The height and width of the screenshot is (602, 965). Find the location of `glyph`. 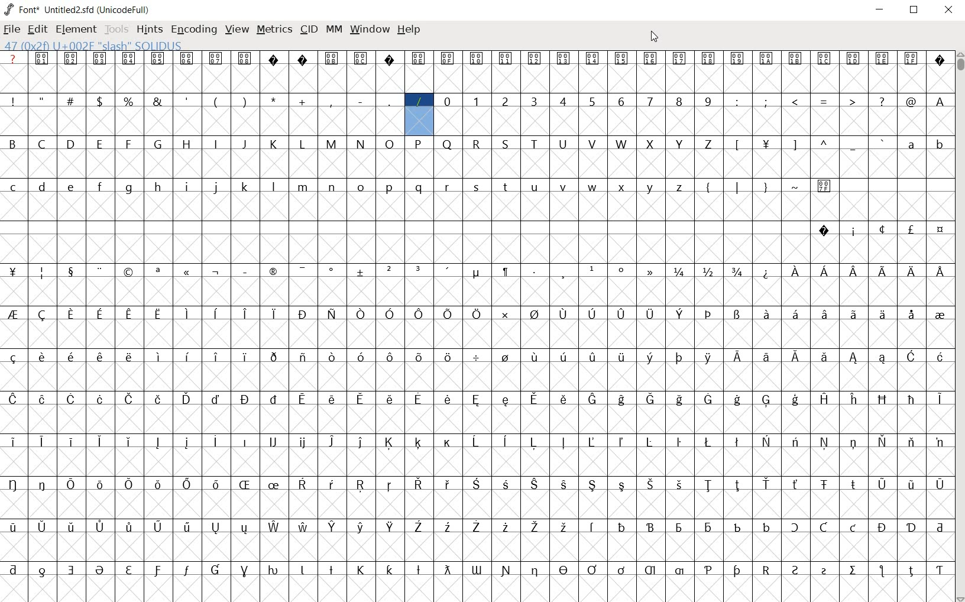

glyph is located at coordinates (100, 399).